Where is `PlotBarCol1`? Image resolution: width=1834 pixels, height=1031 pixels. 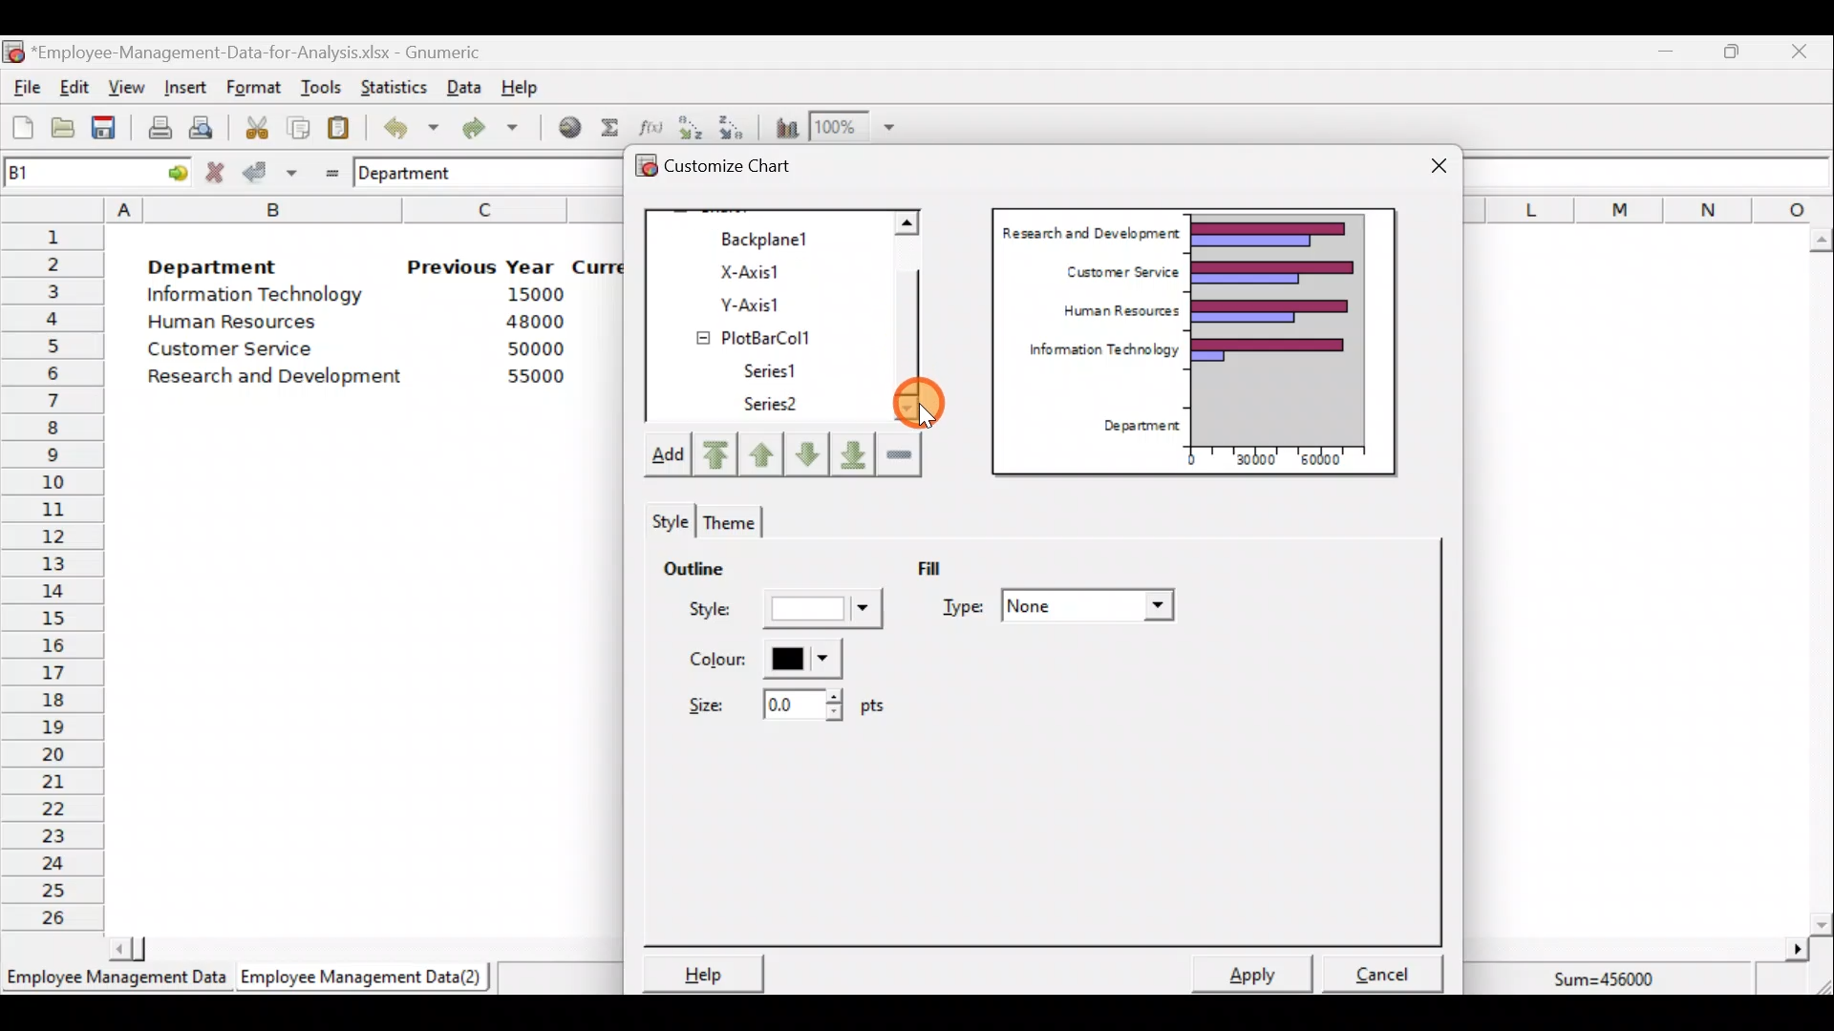
PlotBarCol1 is located at coordinates (771, 333).